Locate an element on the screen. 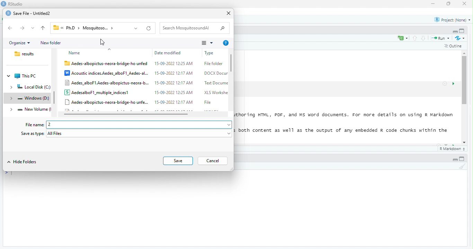  Settings is located at coordinates (445, 84).